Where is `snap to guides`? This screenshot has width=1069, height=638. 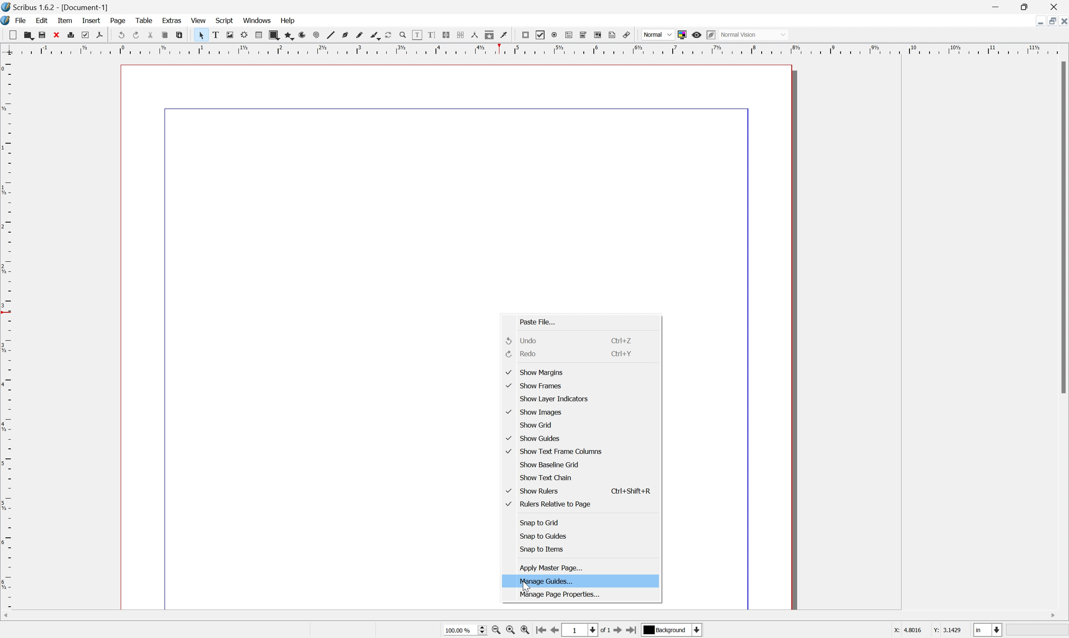
snap to guides is located at coordinates (545, 535).